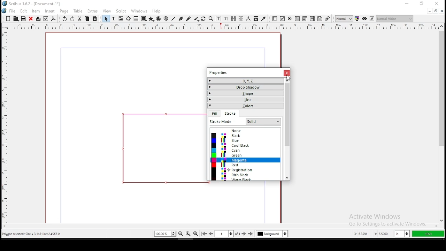  Describe the element at coordinates (290, 79) in the screenshot. I see `Cursor` at that location.